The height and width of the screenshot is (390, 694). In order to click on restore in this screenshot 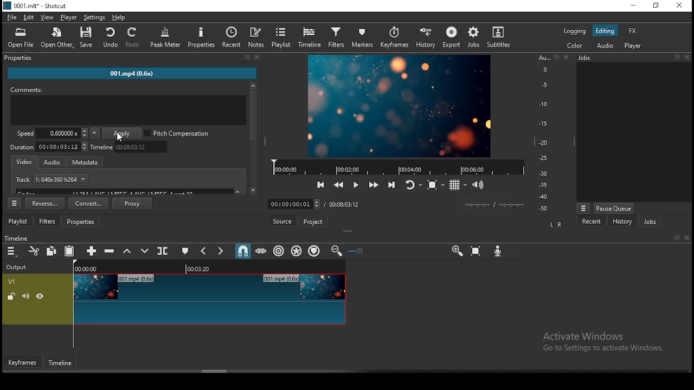, I will do `click(658, 5)`.